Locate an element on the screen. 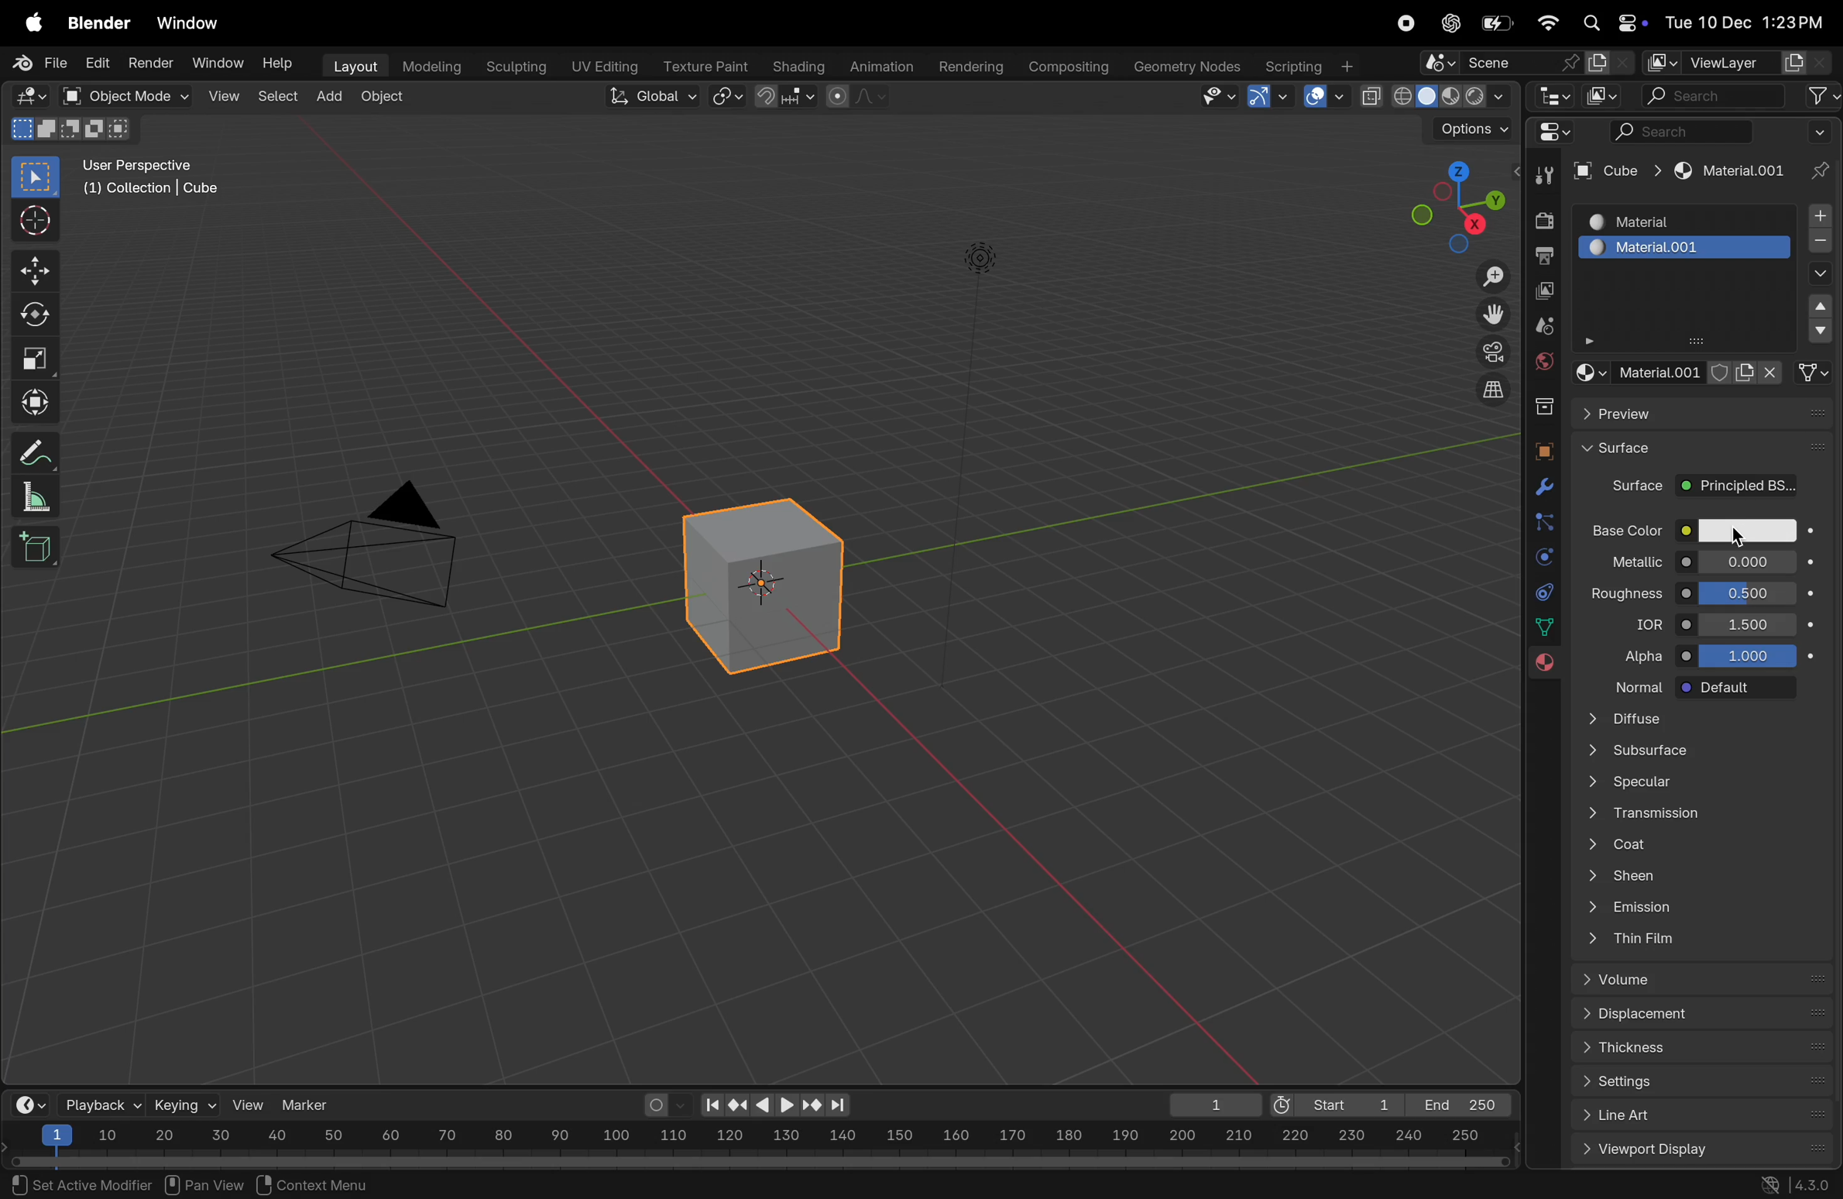  camera view  is located at coordinates (378, 540).